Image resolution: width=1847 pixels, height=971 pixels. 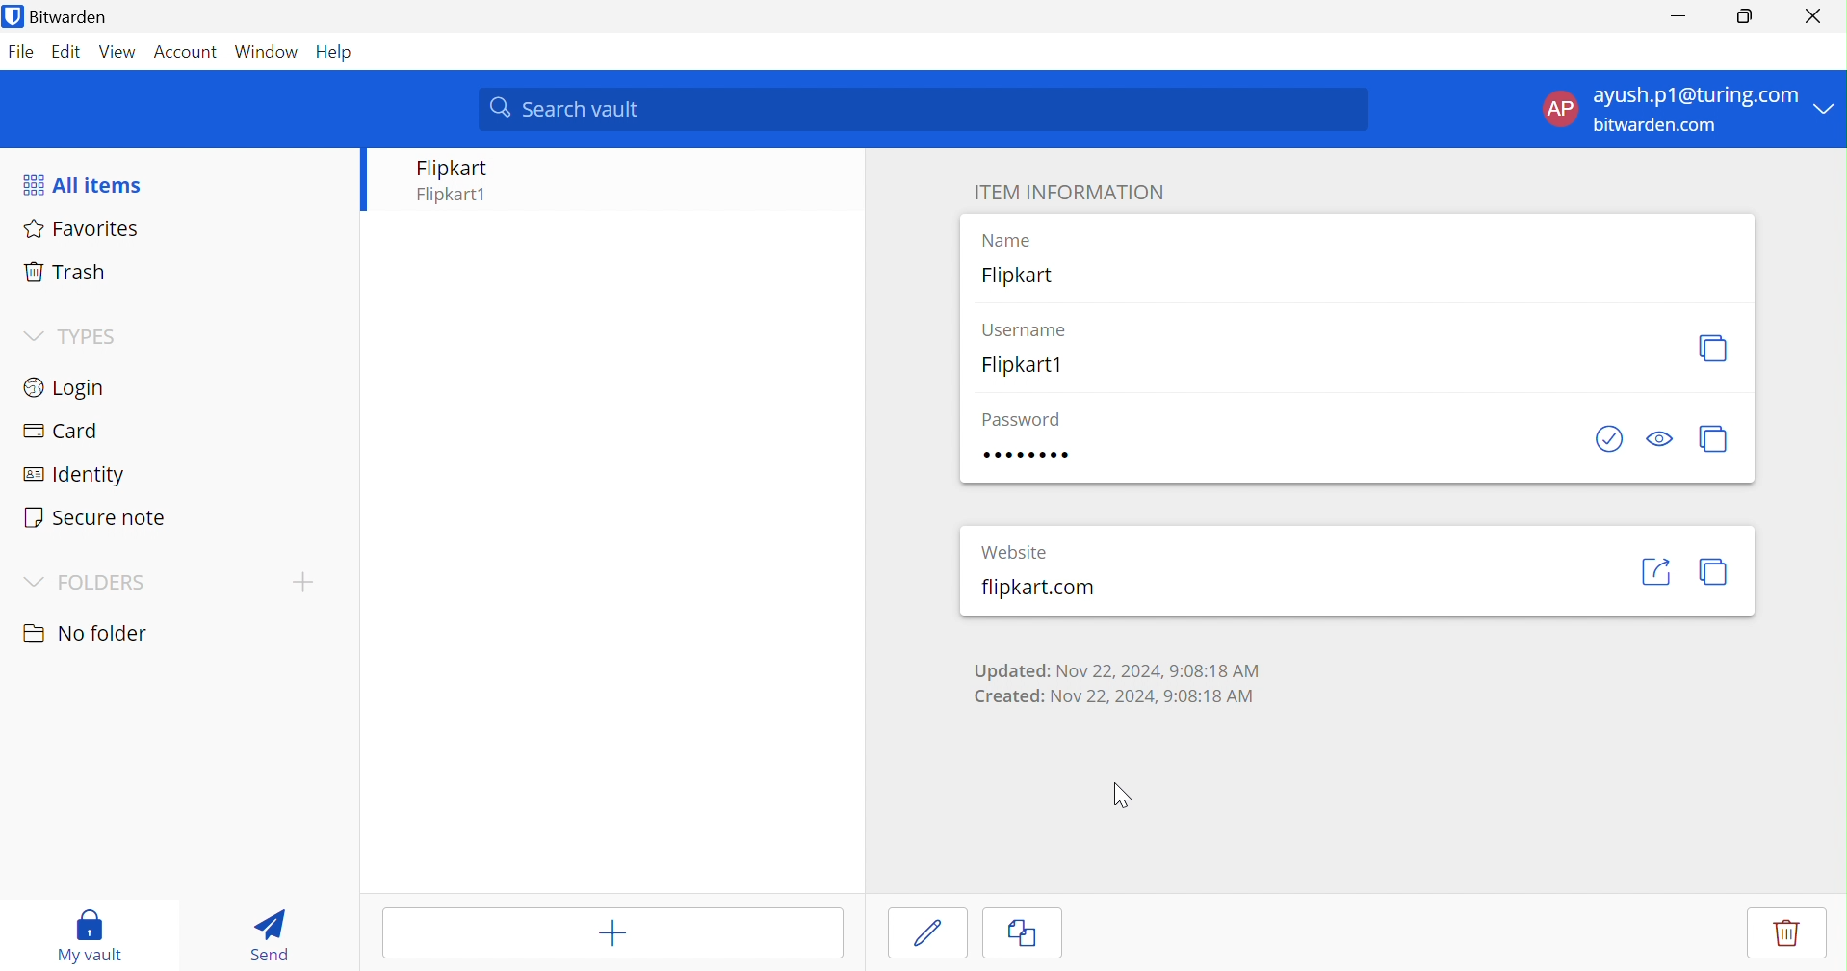 I want to click on Copy Username, so click(x=1715, y=346).